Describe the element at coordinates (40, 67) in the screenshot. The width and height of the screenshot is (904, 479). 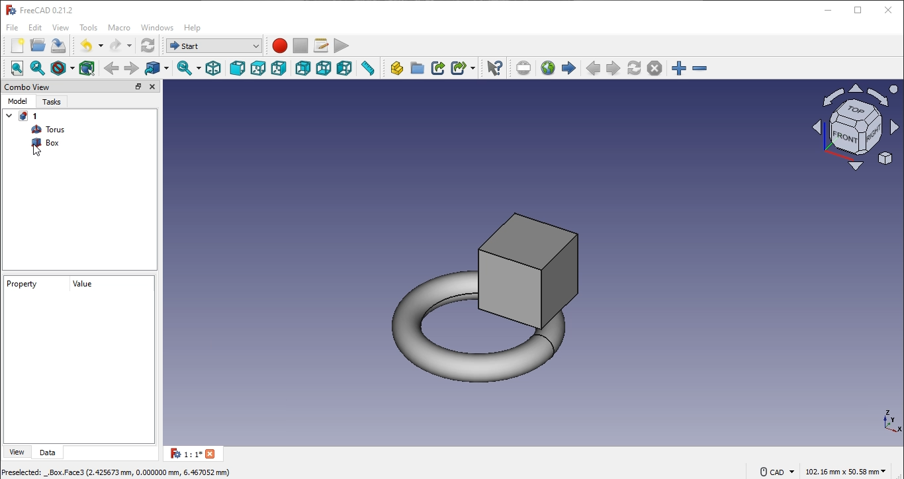
I see `fit selection` at that location.